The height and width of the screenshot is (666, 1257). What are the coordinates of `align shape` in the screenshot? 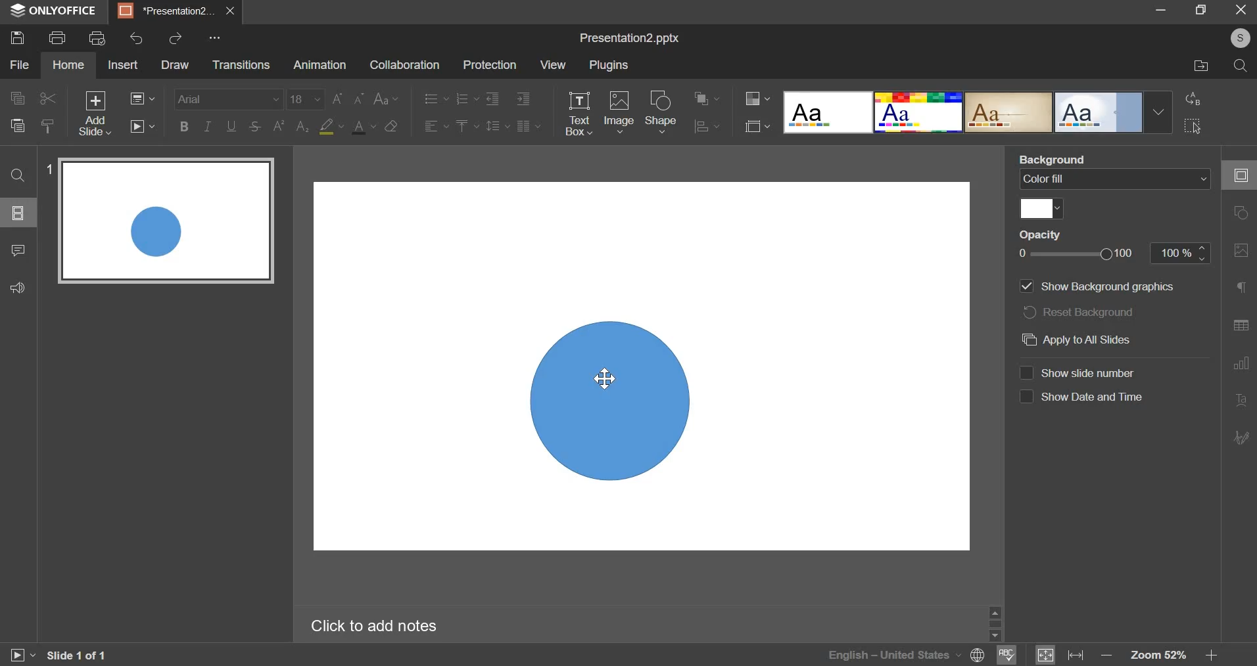 It's located at (705, 125).